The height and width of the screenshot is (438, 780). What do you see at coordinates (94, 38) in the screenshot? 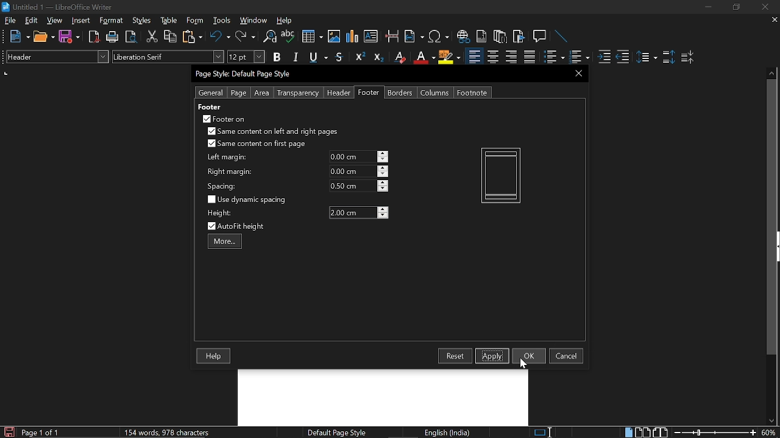
I see `export as PDF` at bounding box center [94, 38].